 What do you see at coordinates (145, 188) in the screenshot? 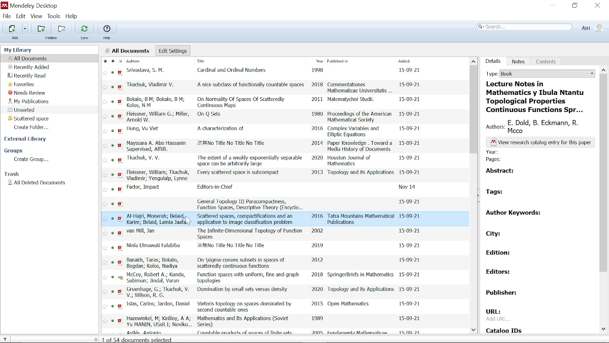
I see `authors` at bounding box center [145, 188].